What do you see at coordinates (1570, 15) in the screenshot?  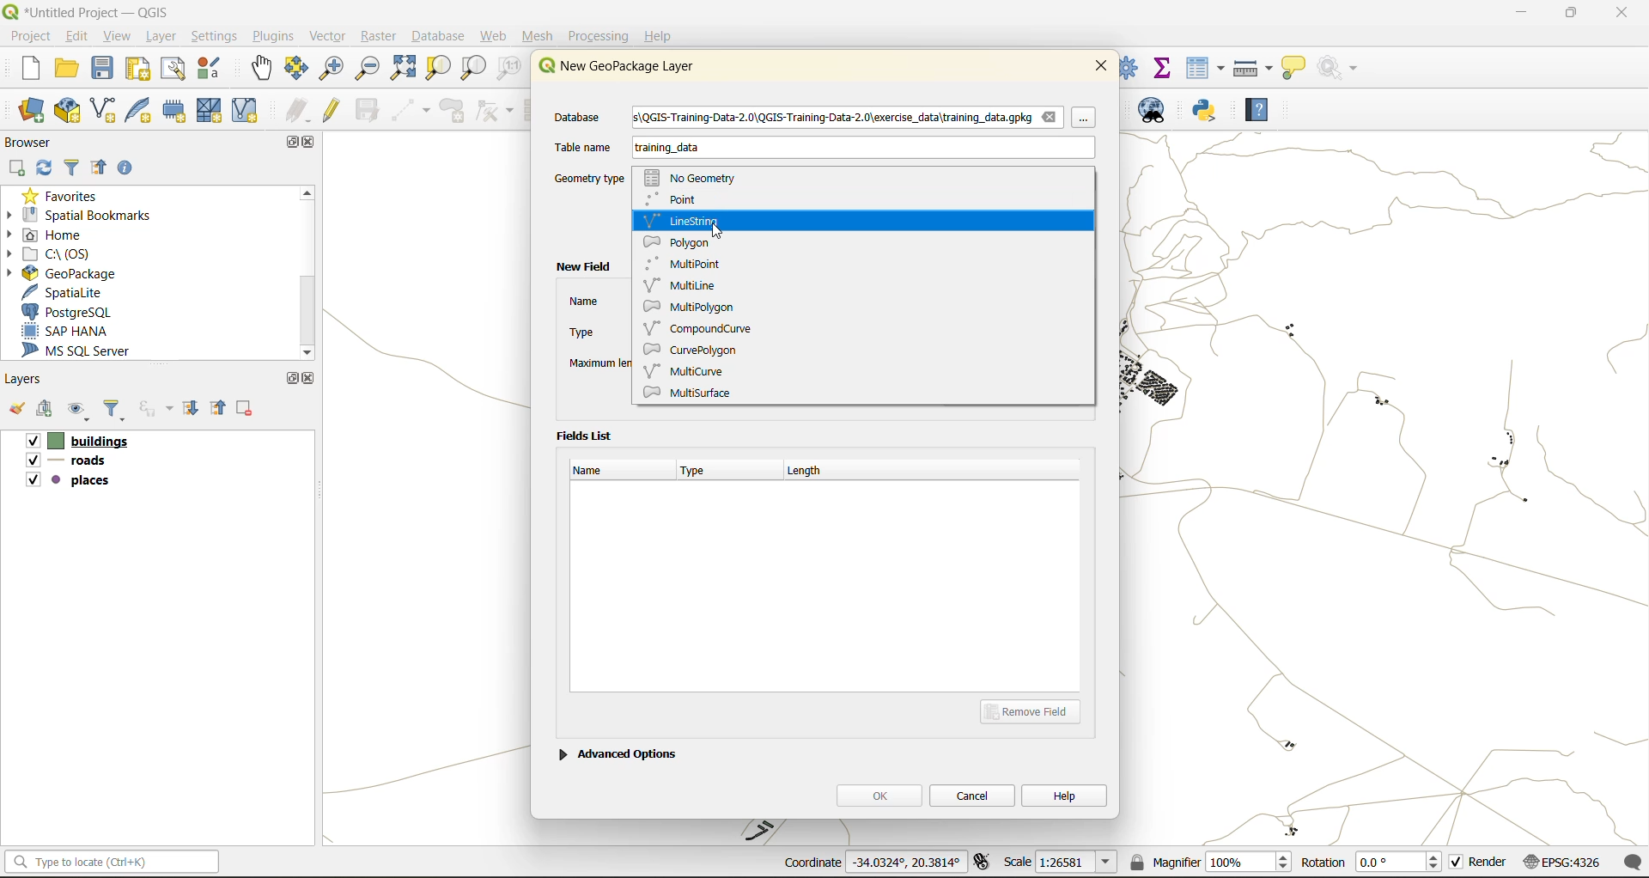 I see `maximize` at bounding box center [1570, 15].